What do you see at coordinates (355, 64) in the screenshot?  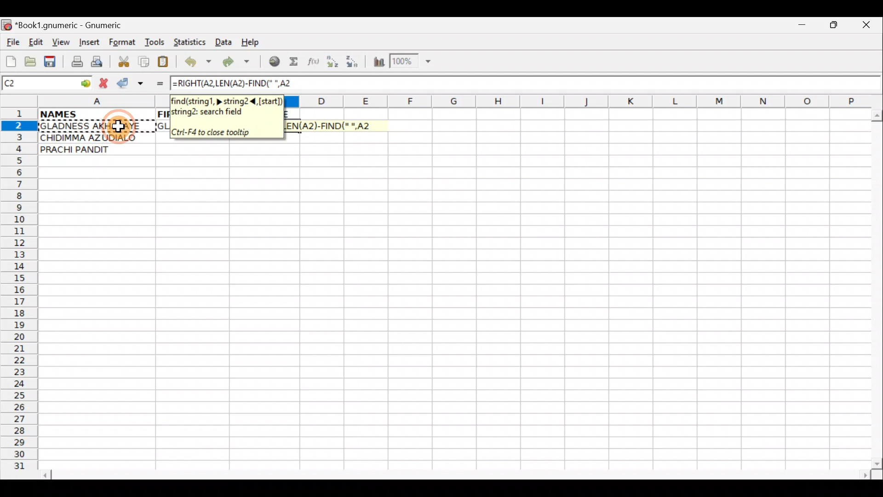 I see `Sort Descending order` at bounding box center [355, 64].